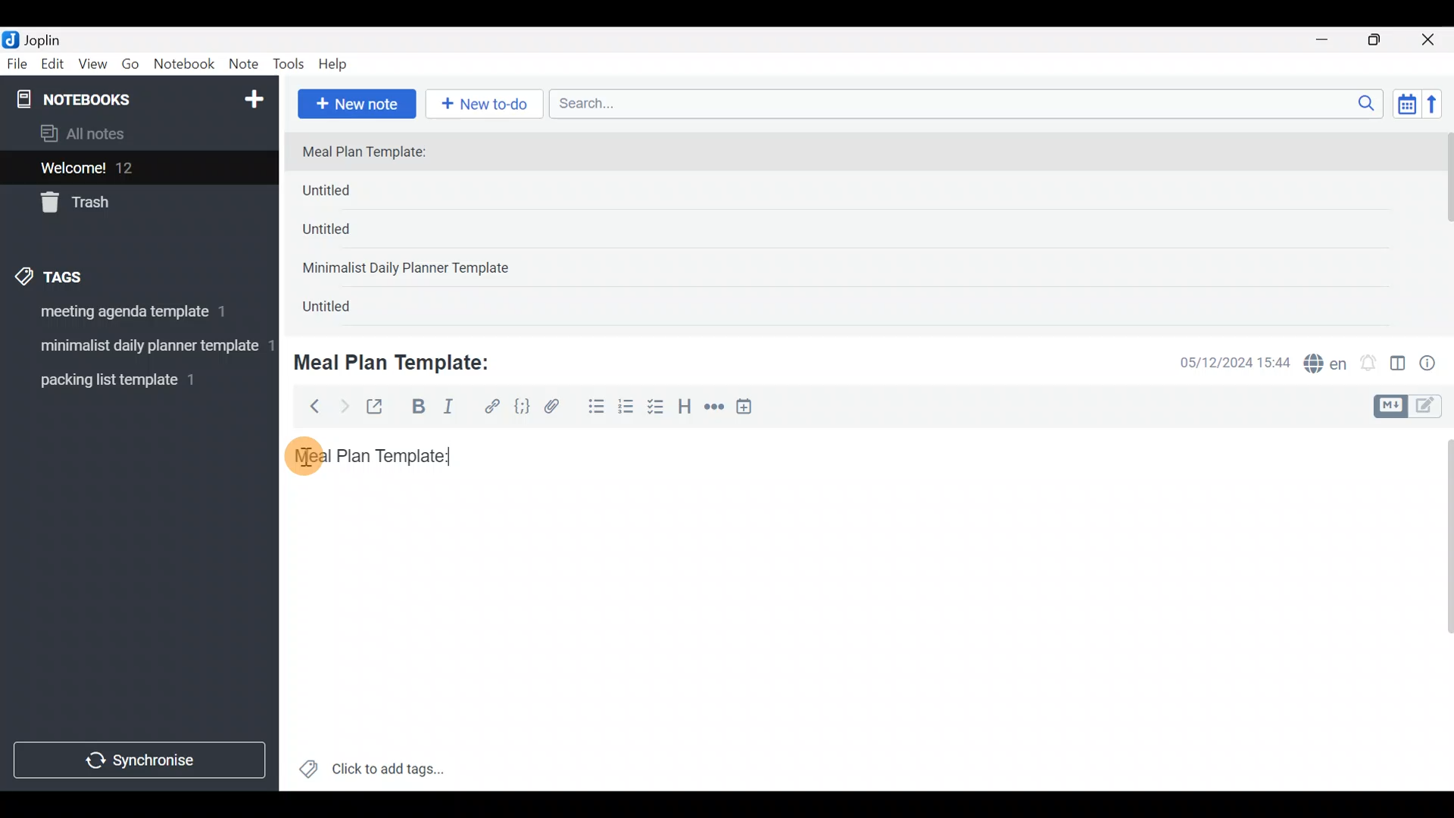 This screenshot has height=818, width=1454. I want to click on Maximize, so click(1384, 40).